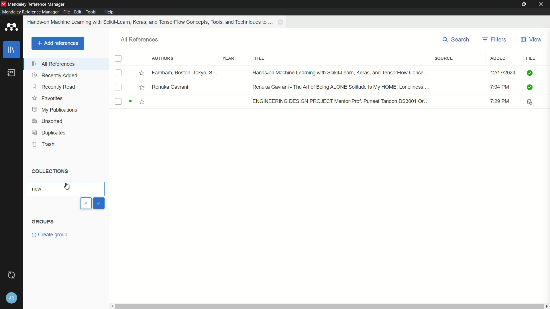 The image size is (550, 309). Describe the element at coordinates (162, 58) in the screenshot. I see `authors` at that location.